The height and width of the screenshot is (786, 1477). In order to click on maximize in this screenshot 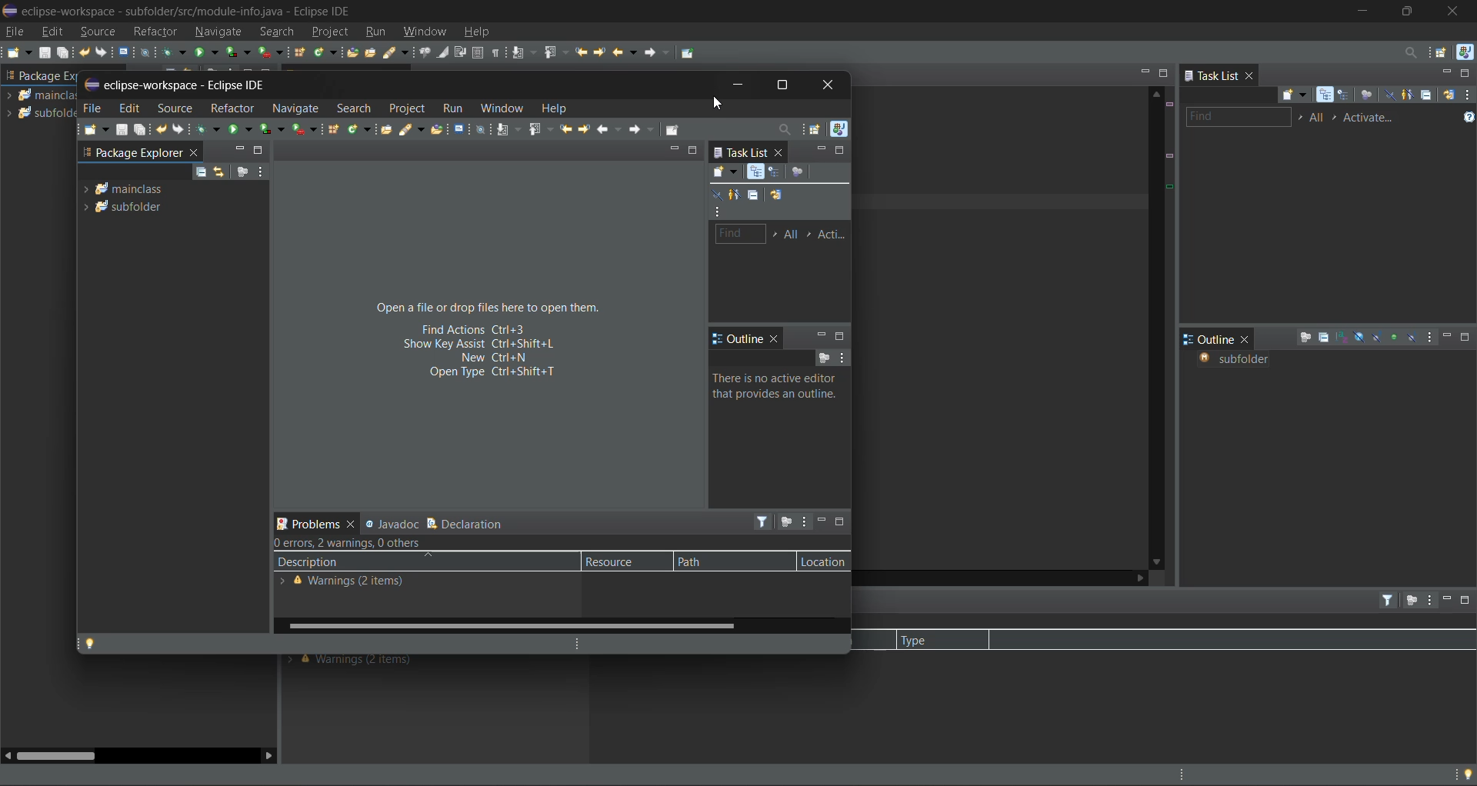, I will do `click(1468, 600)`.